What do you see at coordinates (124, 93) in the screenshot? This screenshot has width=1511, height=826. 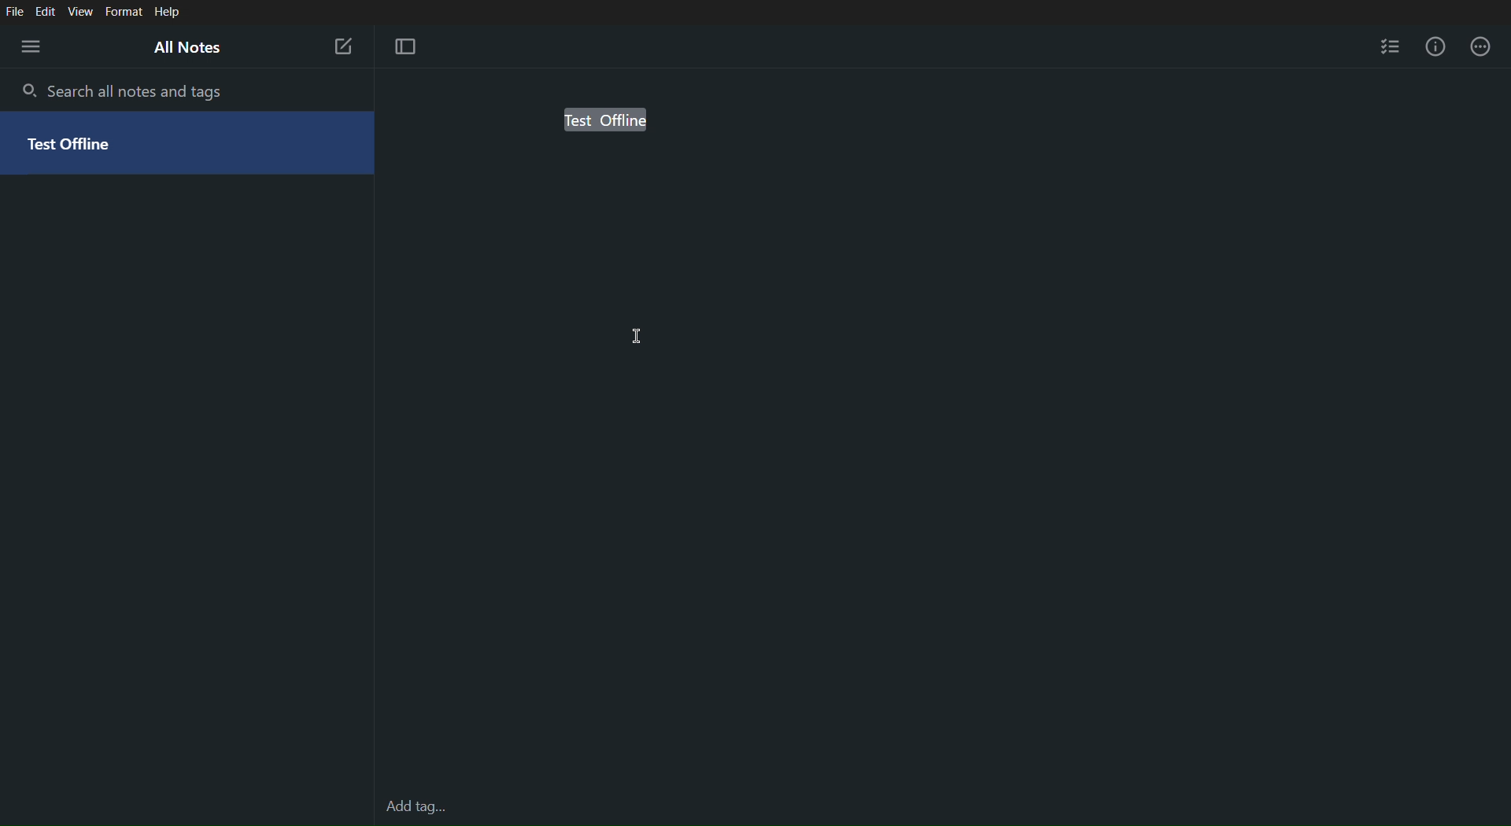 I see `Search all notes and tags` at bounding box center [124, 93].